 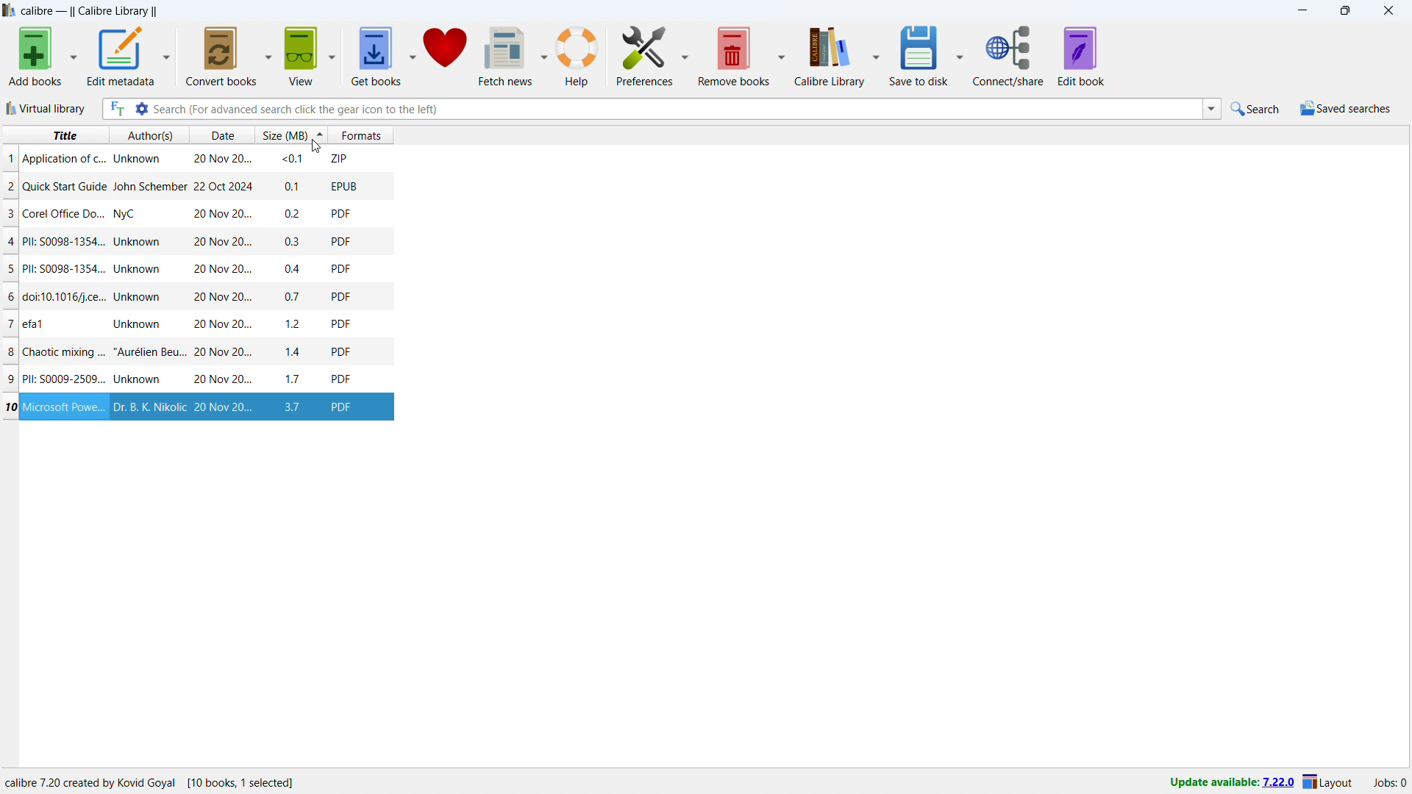 What do you see at coordinates (295, 407) in the screenshot?
I see `size` at bounding box center [295, 407].